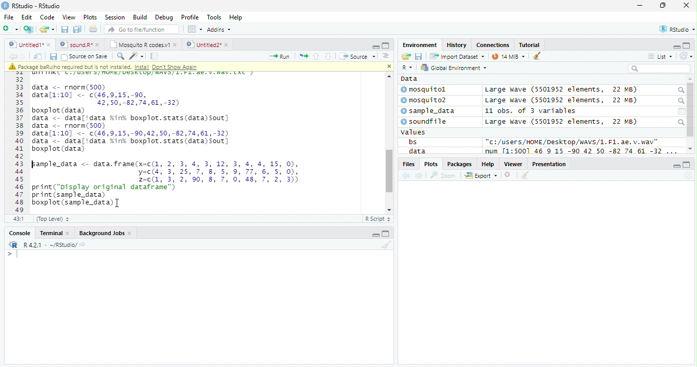 The height and width of the screenshot is (367, 697). I want to click on Packages, so click(460, 164).